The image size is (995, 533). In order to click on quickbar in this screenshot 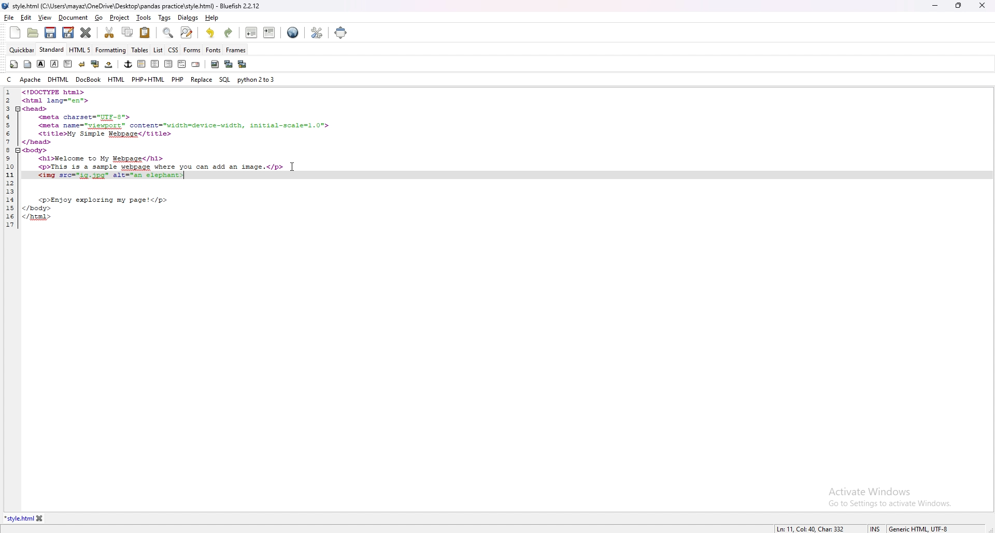, I will do `click(21, 50)`.